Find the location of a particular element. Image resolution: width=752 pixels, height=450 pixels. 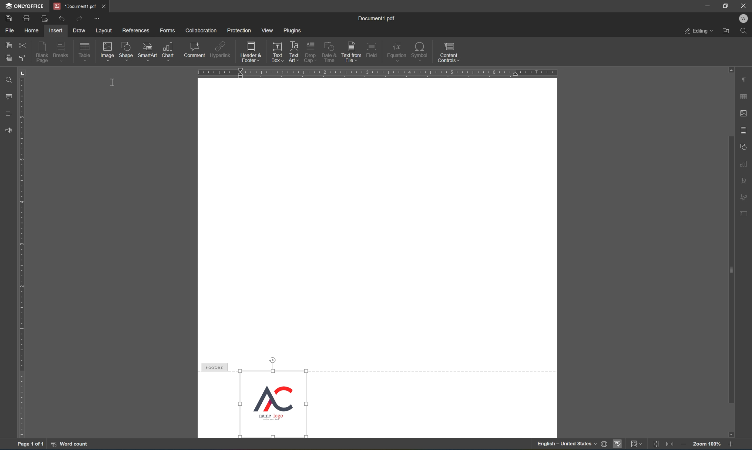

forms is located at coordinates (167, 30).